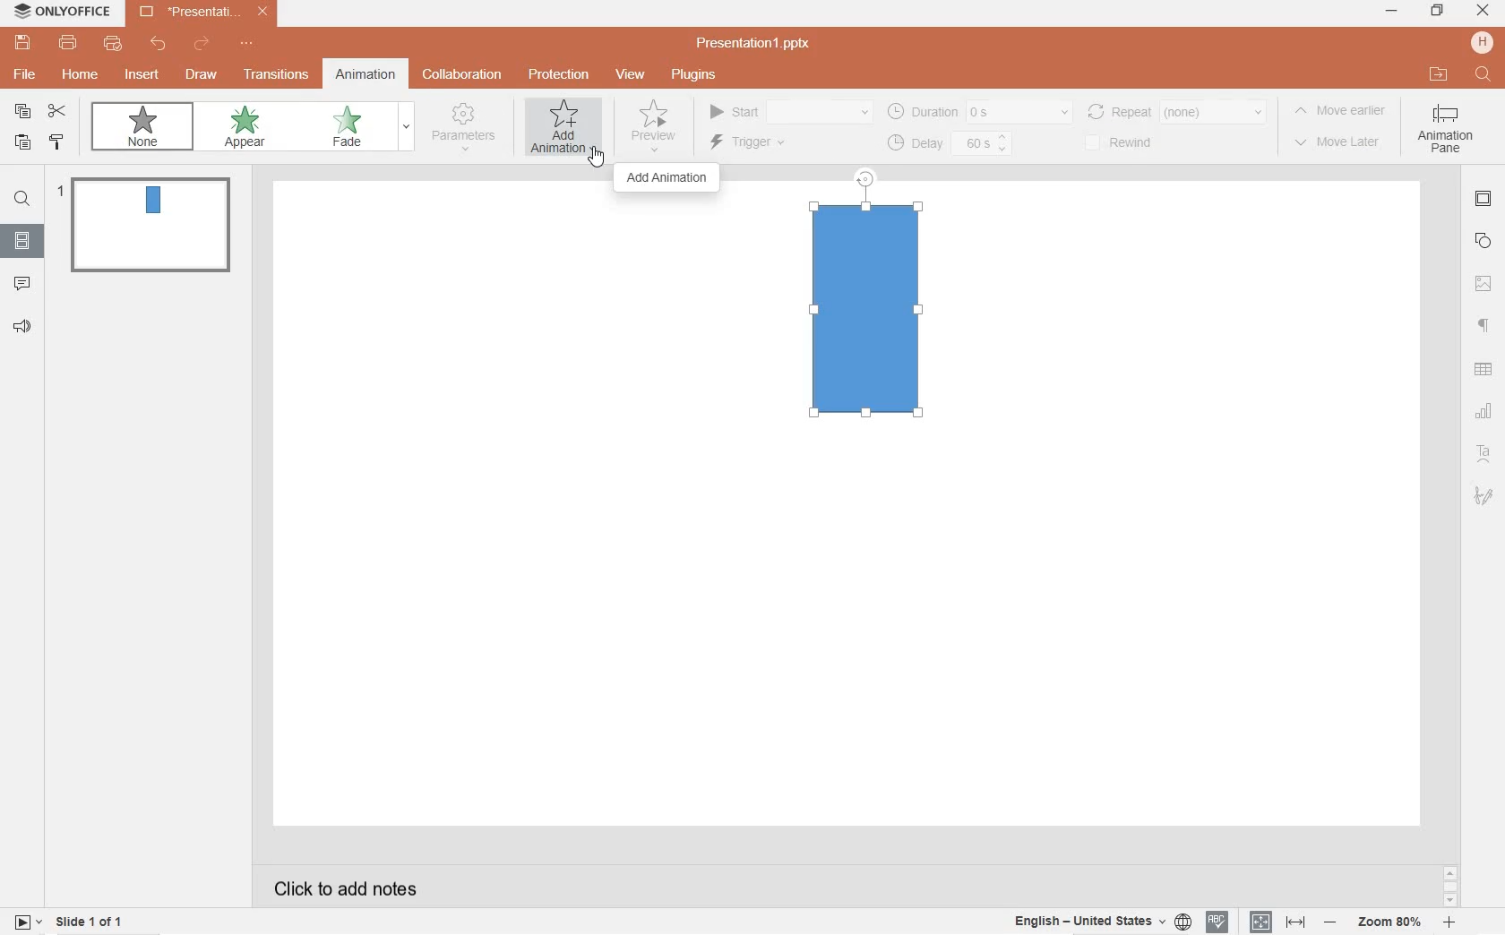 The width and height of the screenshot is (1505, 935). Describe the element at coordinates (91, 924) in the screenshot. I see `slide 1 of 1` at that location.